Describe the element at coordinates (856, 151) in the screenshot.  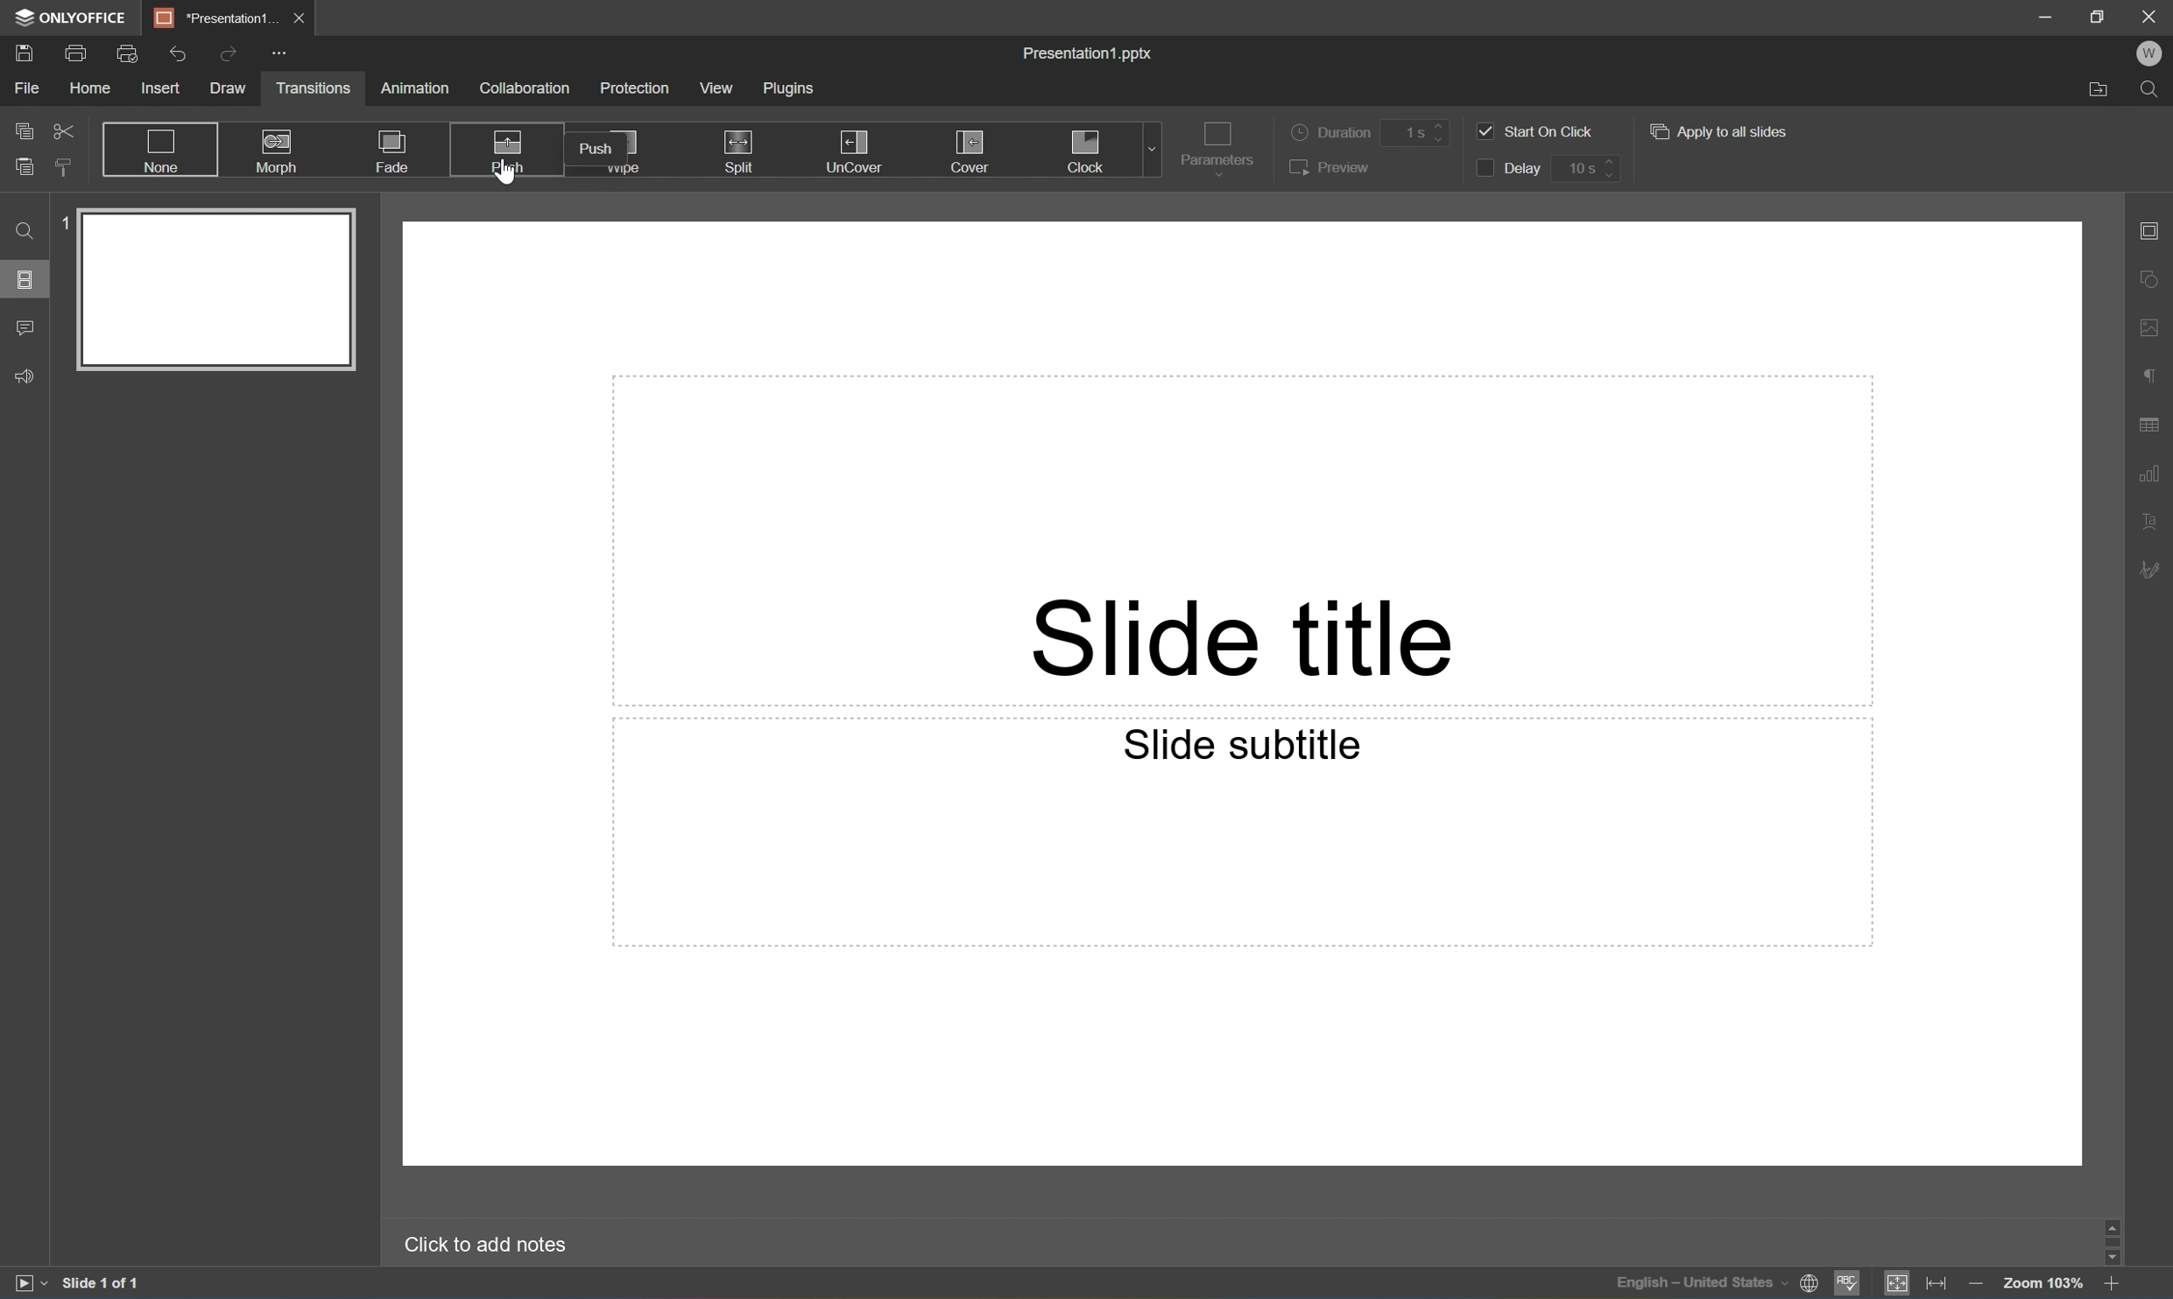
I see `UnCover` at that location.